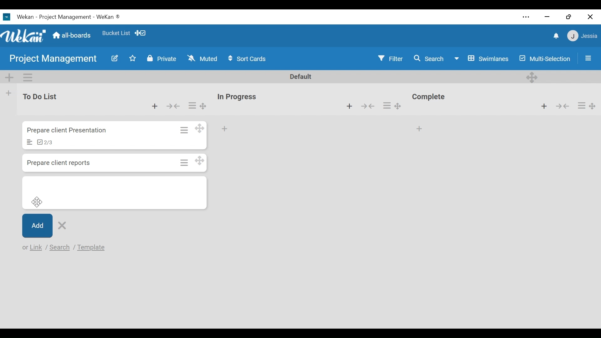  I want to click on Card actions, so click(183, 162).